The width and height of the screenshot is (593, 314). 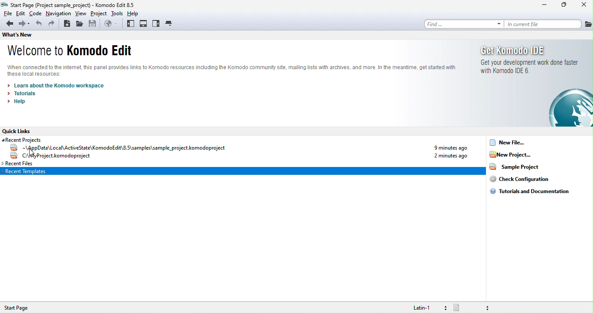 I want to click on undo, so click(x=38, y=24).